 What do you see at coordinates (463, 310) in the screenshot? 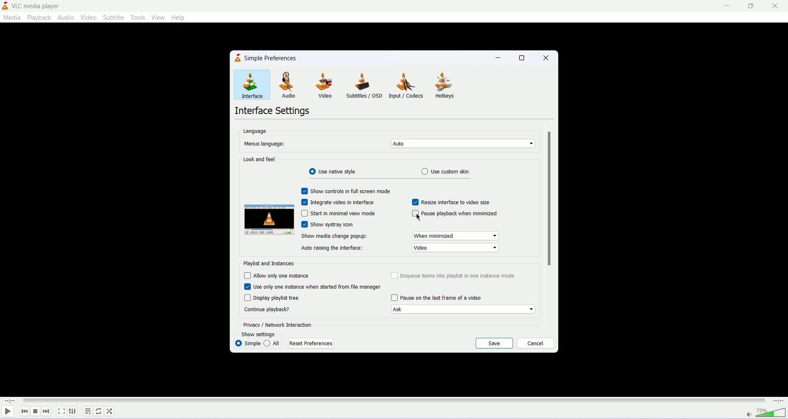
I see `ask` at bounding box center [463, 310].